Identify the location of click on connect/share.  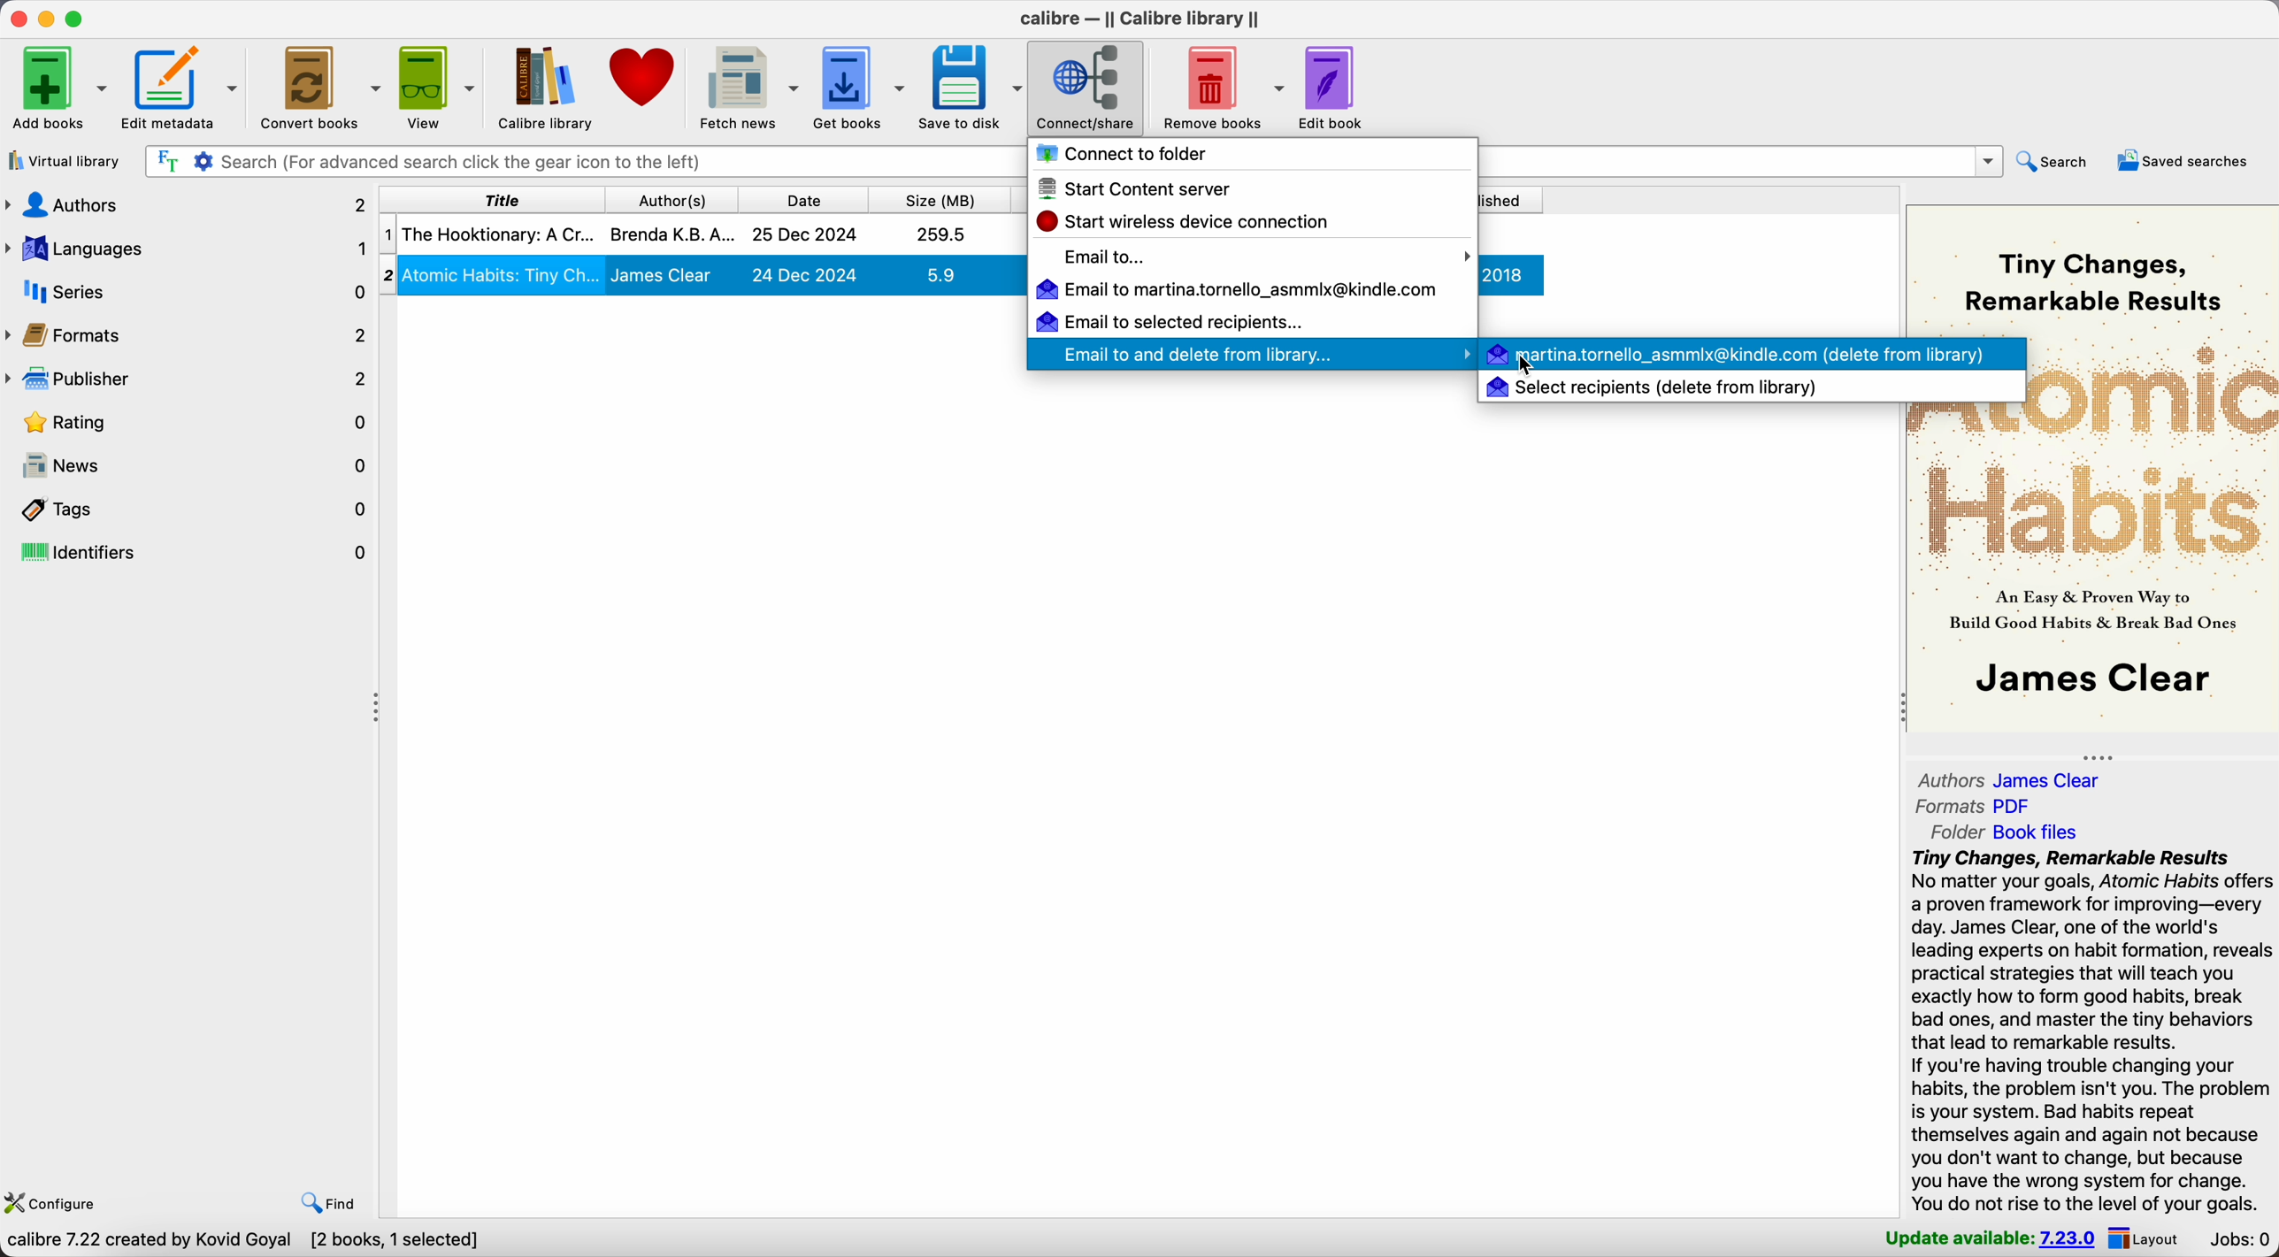
(1087, 88).